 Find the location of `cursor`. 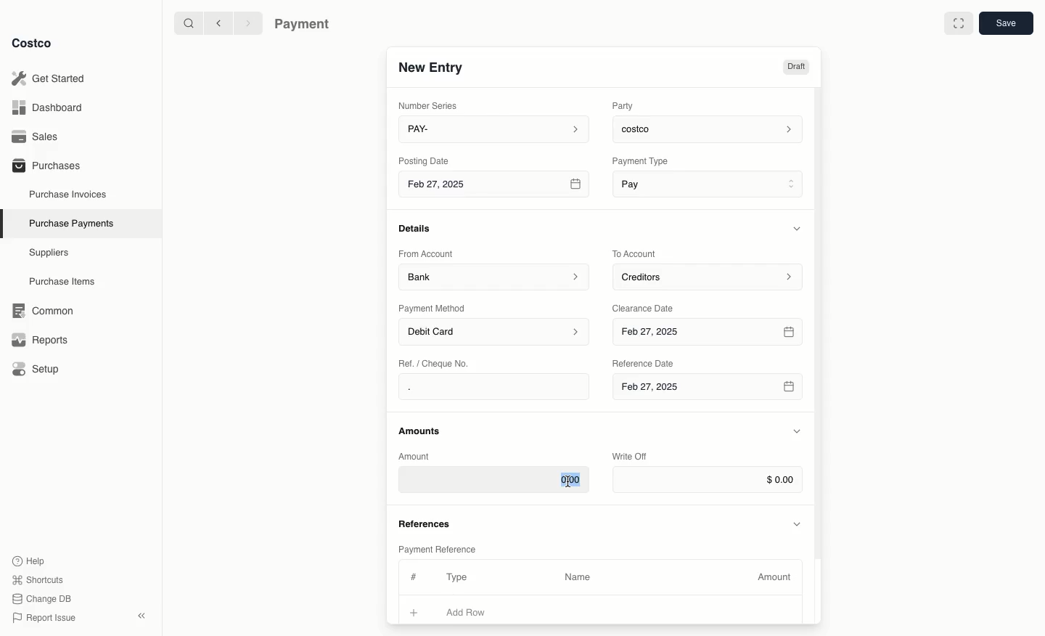

cursor is located at coordinates (567, 481).